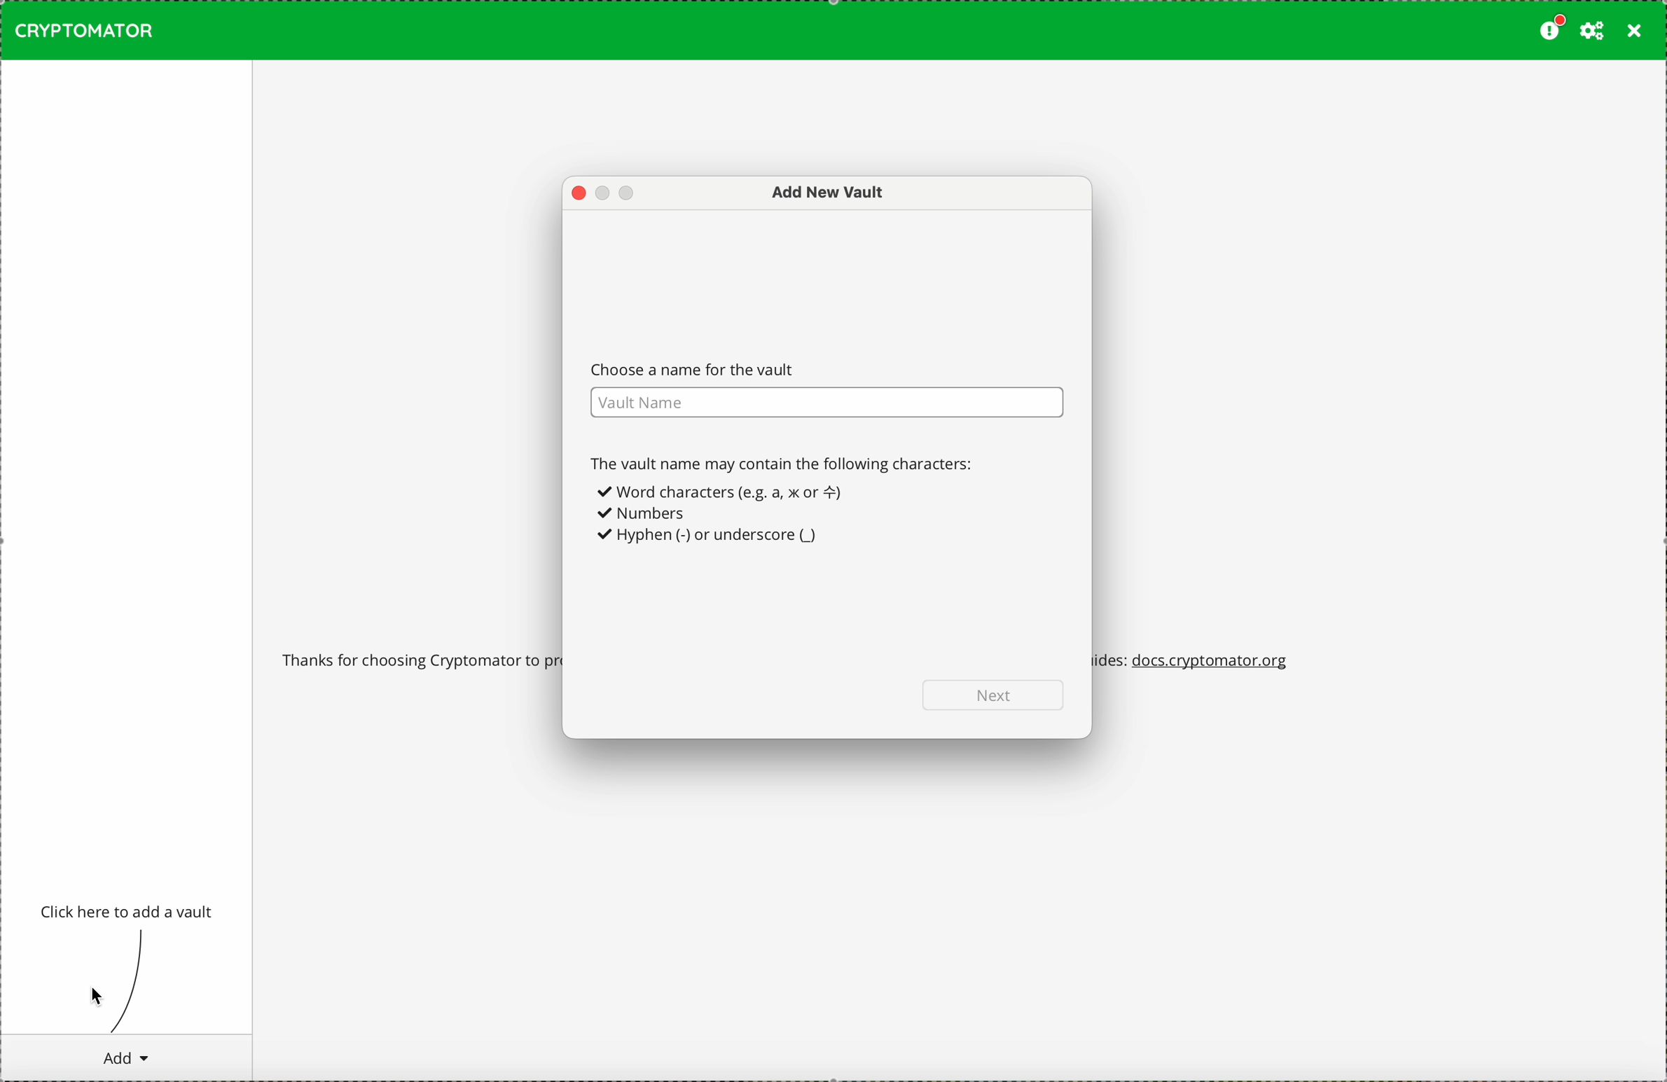  Describe the element at coordinates (711, 538) in the screenshot. I see `Hyphrn (-) or underscore (_)` at that location.